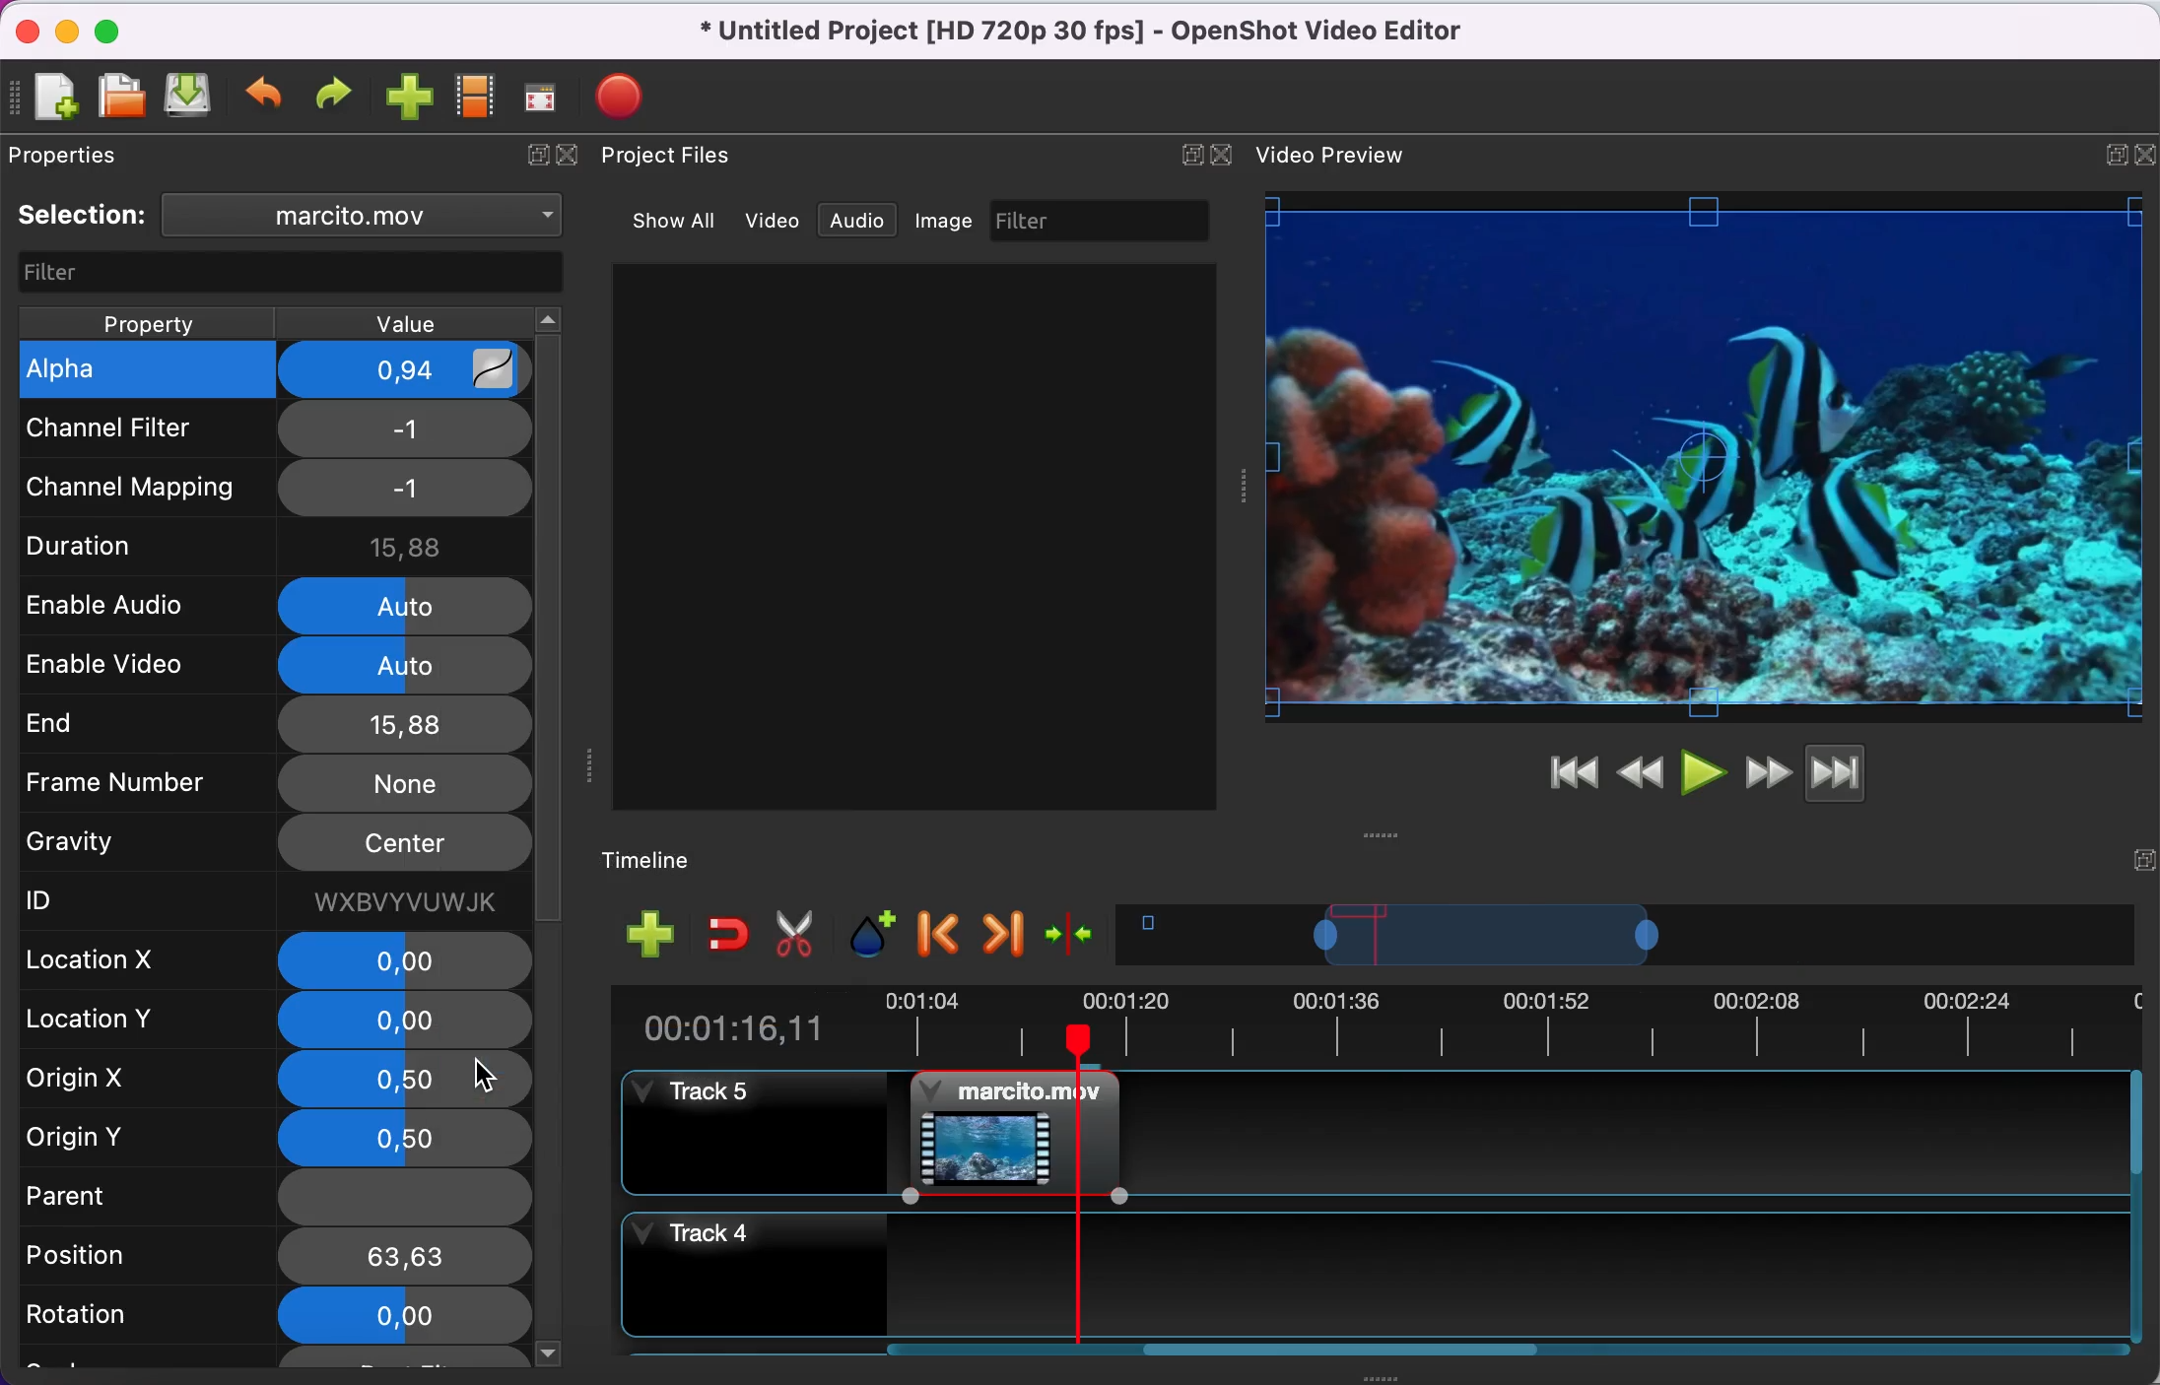  Describe the element at coordinates (2108, 150) in the screenshot. I see `maximize` at that location.